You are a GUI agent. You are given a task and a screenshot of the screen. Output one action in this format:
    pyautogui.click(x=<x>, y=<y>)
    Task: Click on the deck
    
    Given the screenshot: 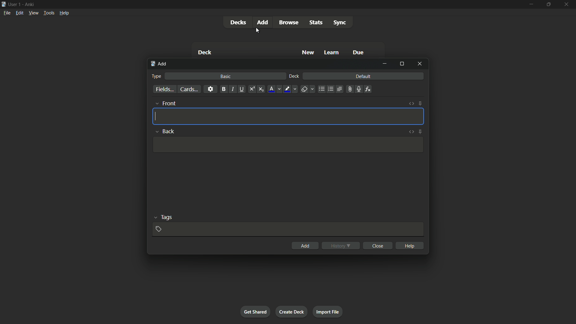 What is the action you would take?
    pyautogui.click(x=205, y=53)
    